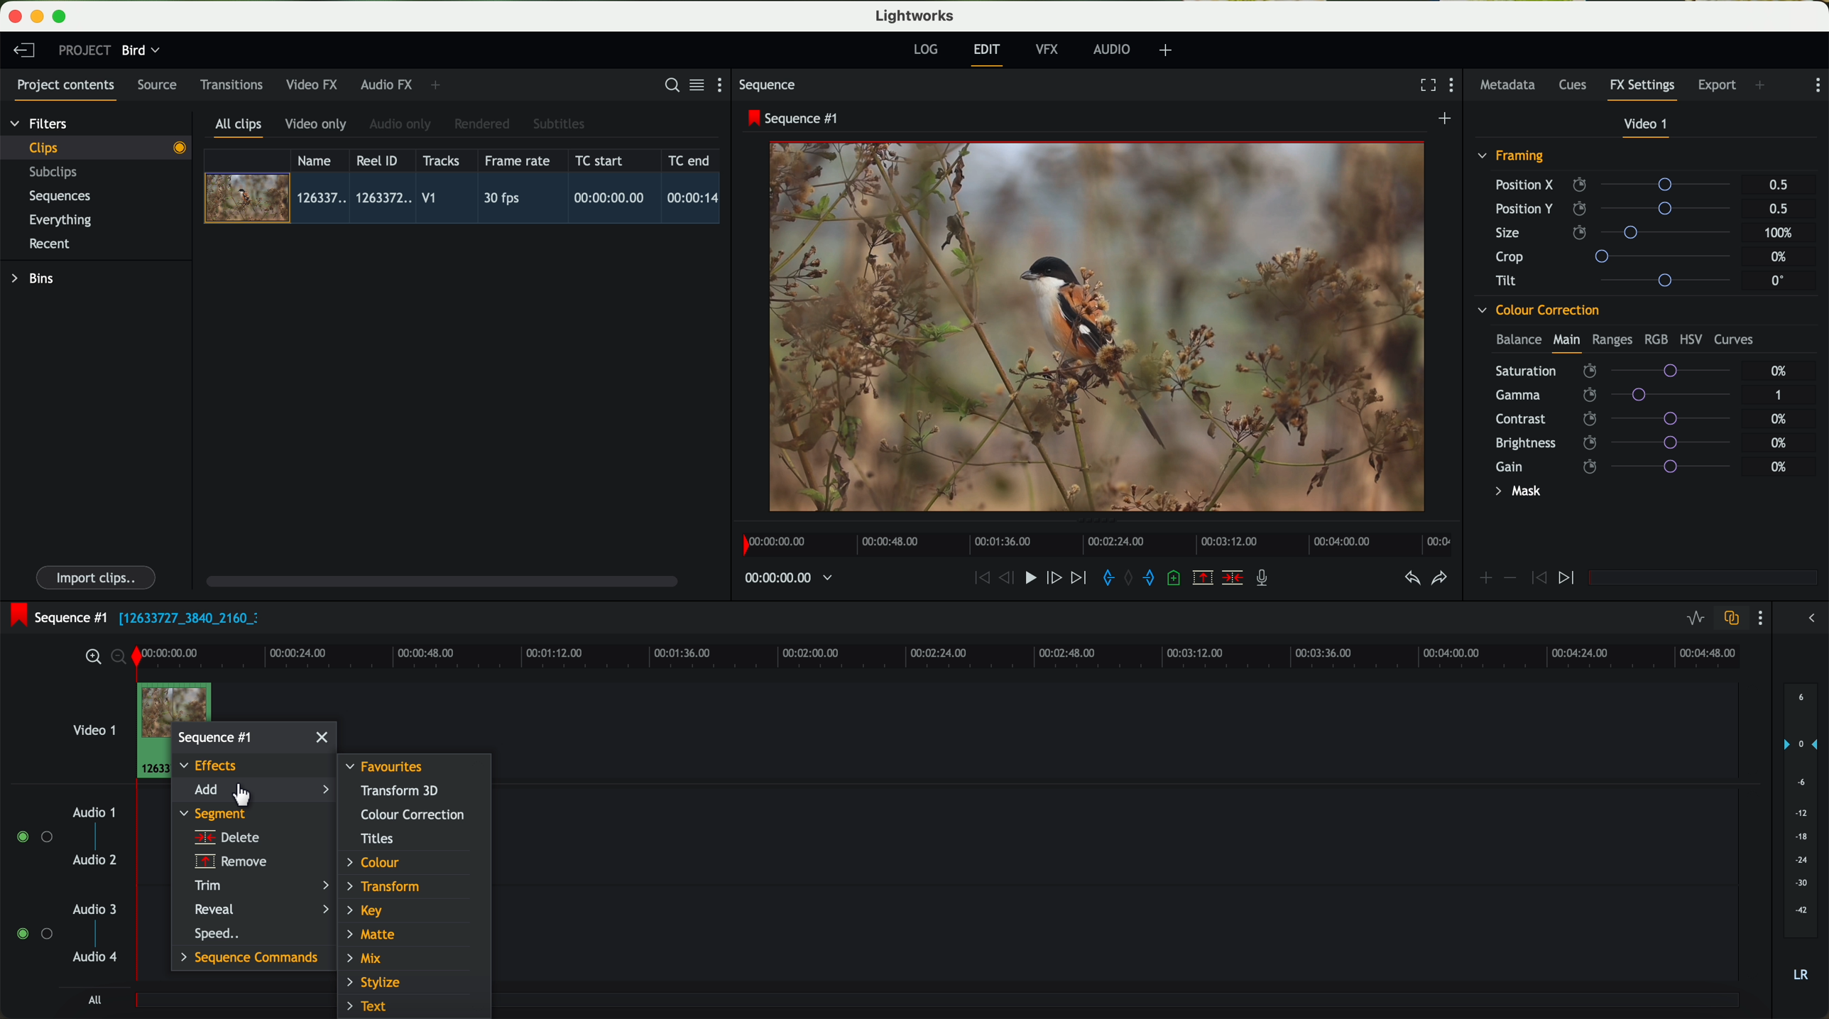 The height and width of the screenshot is (1019, 1829). I want to click on balance, so click(1519, 341).